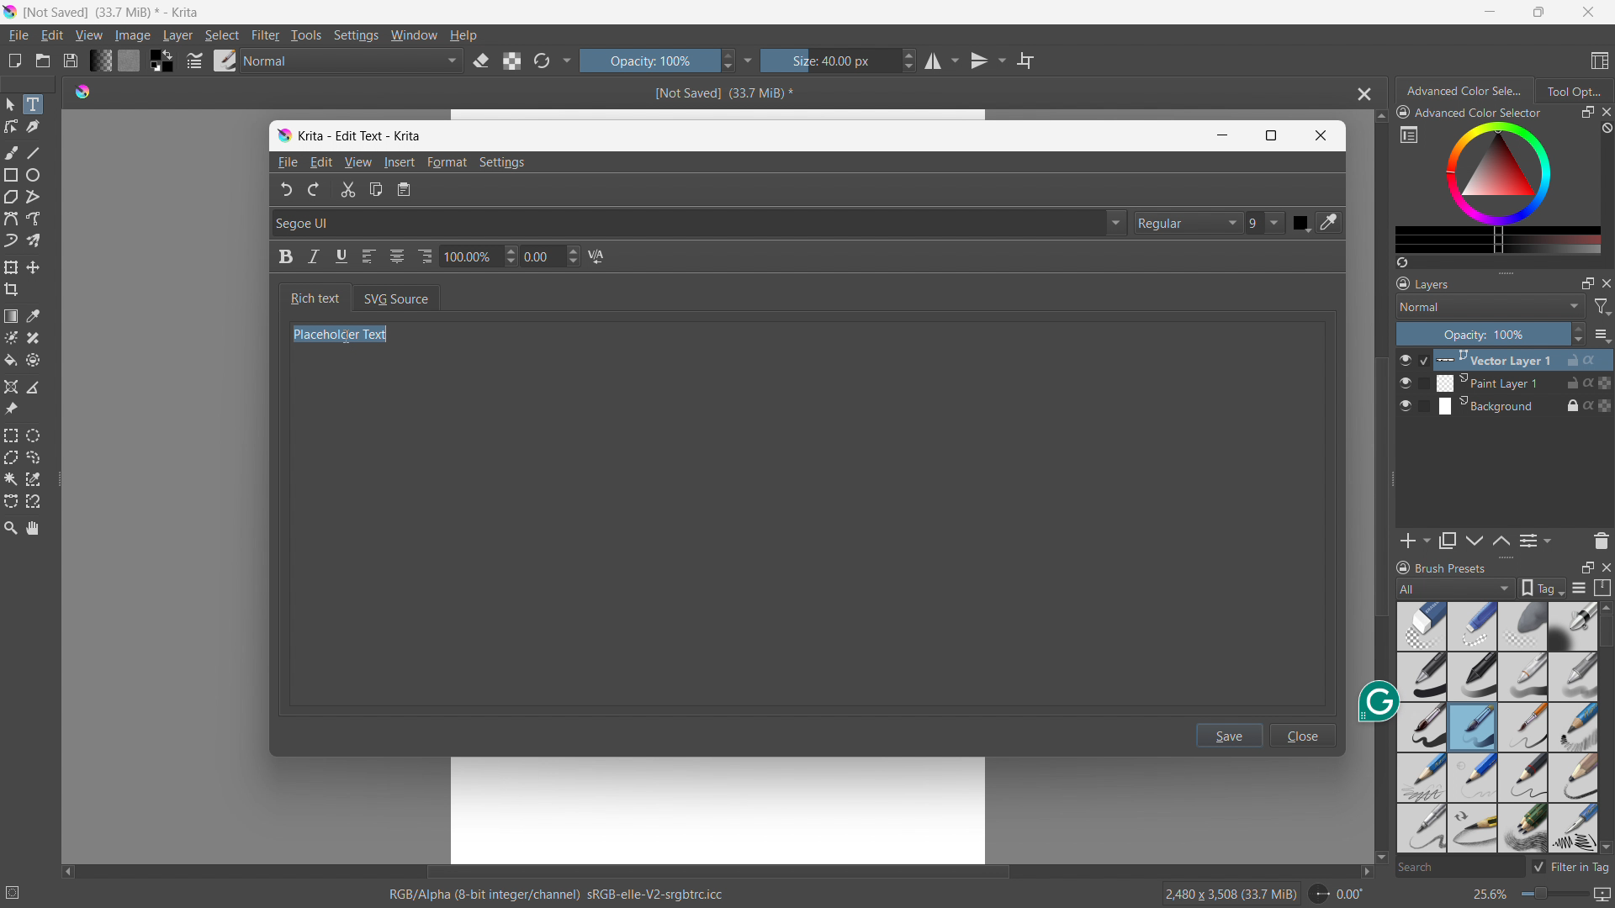 Image resolution: width=1615 pixels, height=908 pixels. What do you see at coordinates (11, 457) in the screenshot?
I see `polygonal selection tool` at bounding box center [11, 457].